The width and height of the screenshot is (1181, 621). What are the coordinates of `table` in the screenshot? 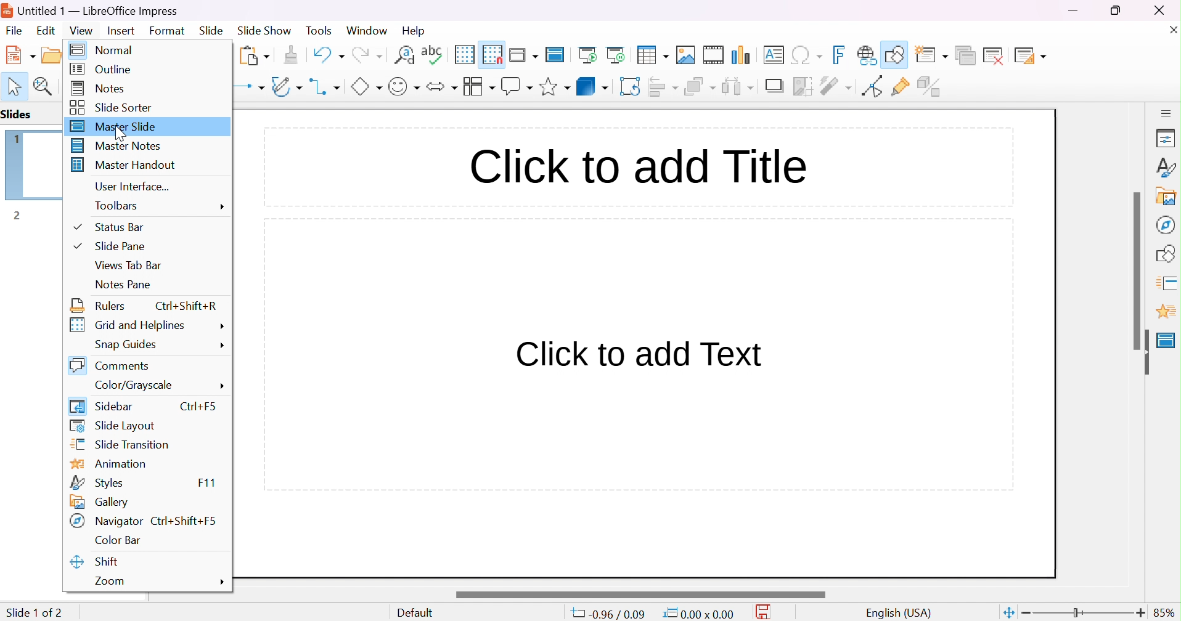 It's located at (653, 54).